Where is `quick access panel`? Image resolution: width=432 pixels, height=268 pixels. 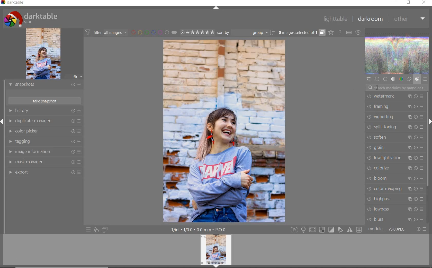
quick access panel is located at coordinates (369, 79).